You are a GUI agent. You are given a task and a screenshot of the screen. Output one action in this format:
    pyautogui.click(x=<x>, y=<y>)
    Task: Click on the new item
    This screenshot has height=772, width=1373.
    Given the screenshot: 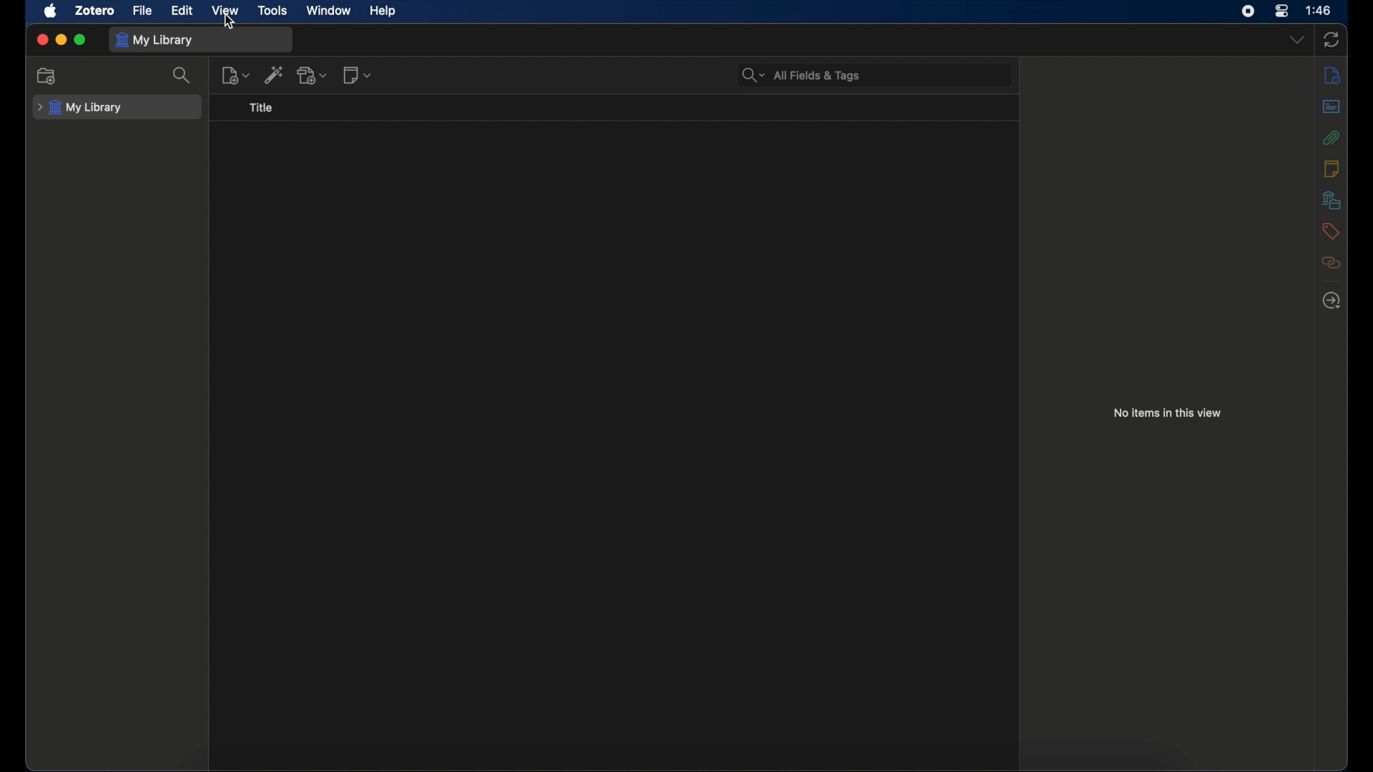 What is the action you would take?
    pyautogui.click(x=236, y=76)
    